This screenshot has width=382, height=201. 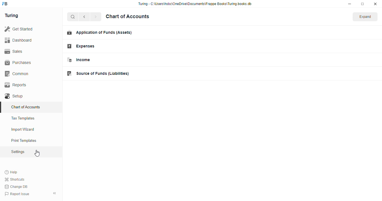 I want to click on FB-logo, so click(x=5, y=4).